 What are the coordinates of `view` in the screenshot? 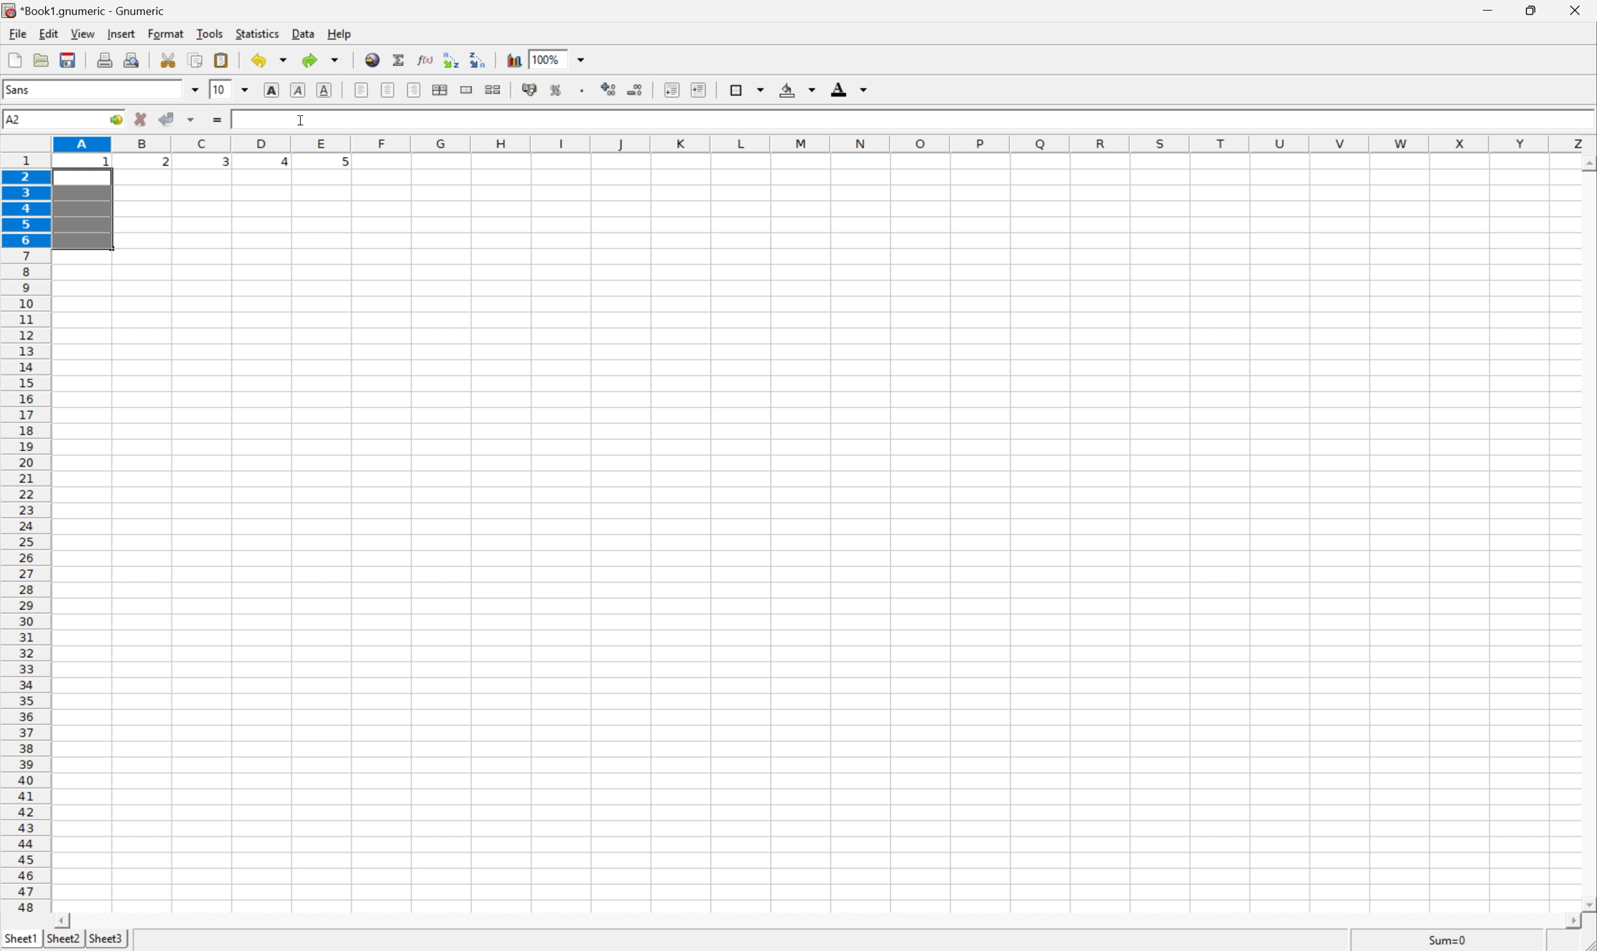 It's located at (82, 33).